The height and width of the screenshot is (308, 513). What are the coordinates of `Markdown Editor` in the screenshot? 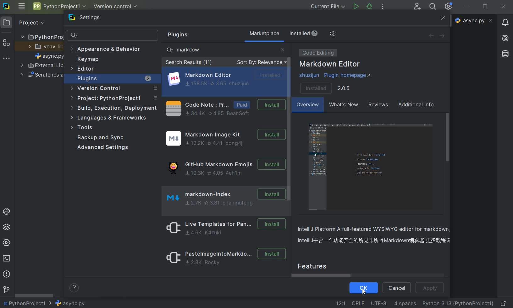 It's located at (330, 65).